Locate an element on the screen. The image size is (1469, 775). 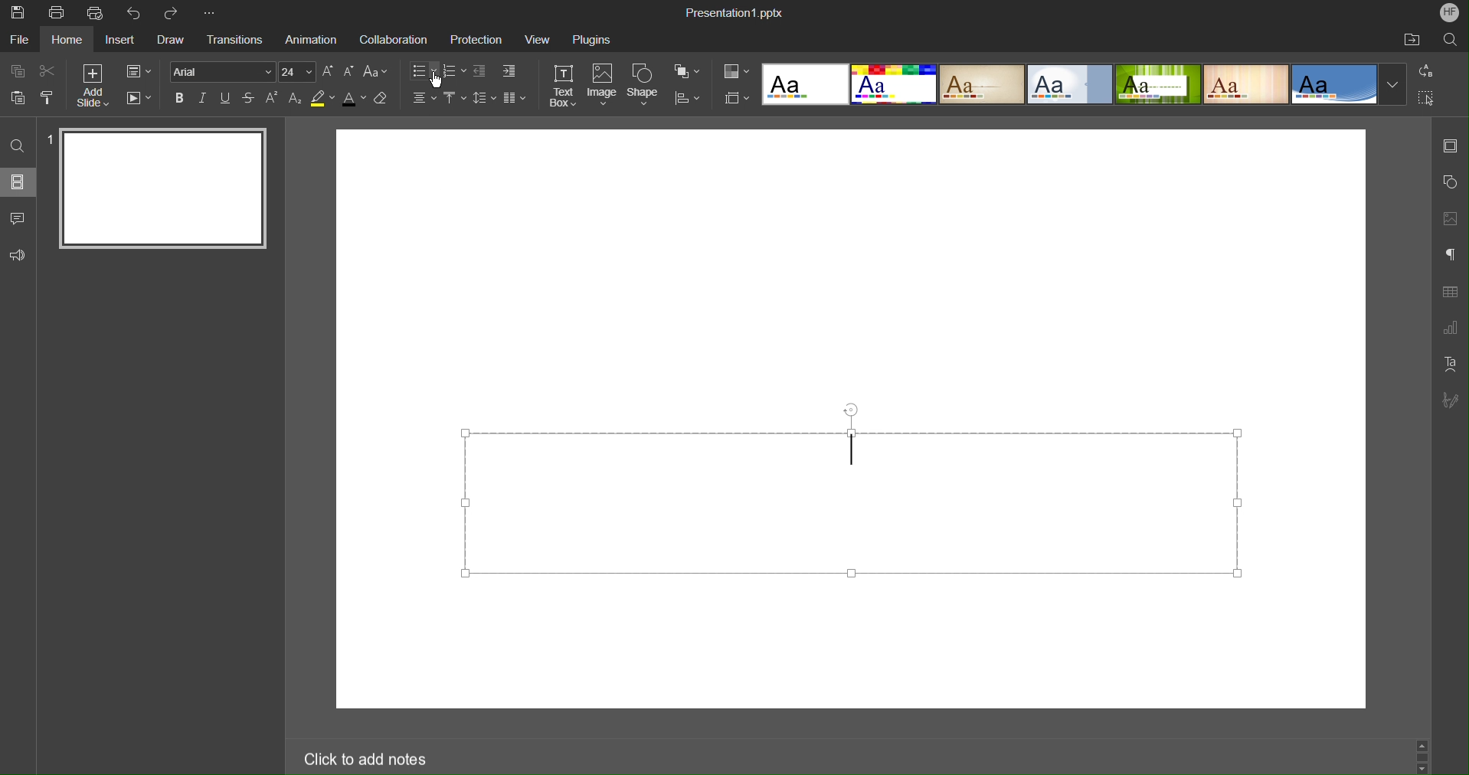
Text Effects is located at coordinates (214, 98).